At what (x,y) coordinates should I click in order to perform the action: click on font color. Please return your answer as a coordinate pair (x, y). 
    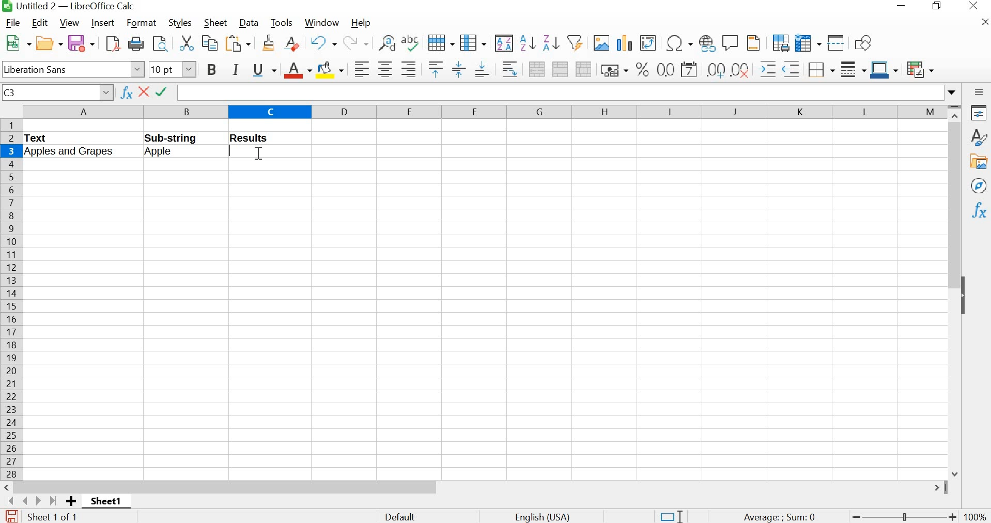
    Looking at the image, I should click on (297, 70).